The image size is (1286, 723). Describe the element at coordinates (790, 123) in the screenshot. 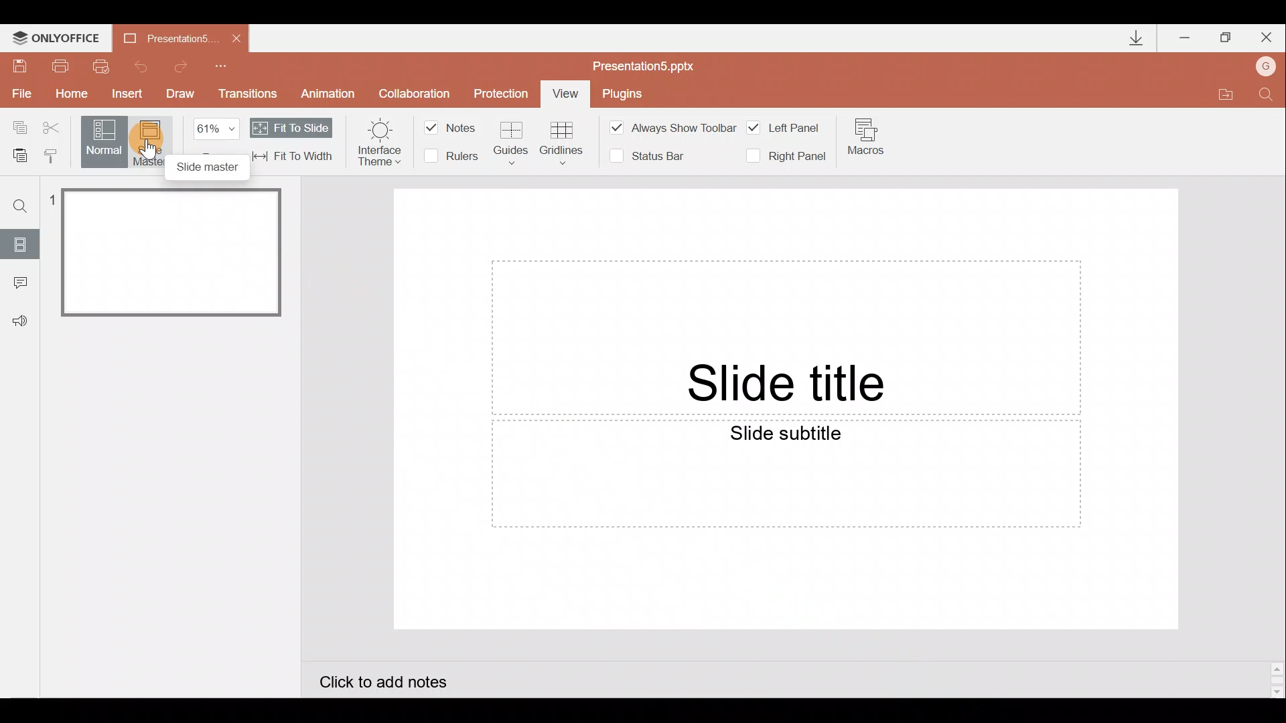

I see `Left panel` at that location.